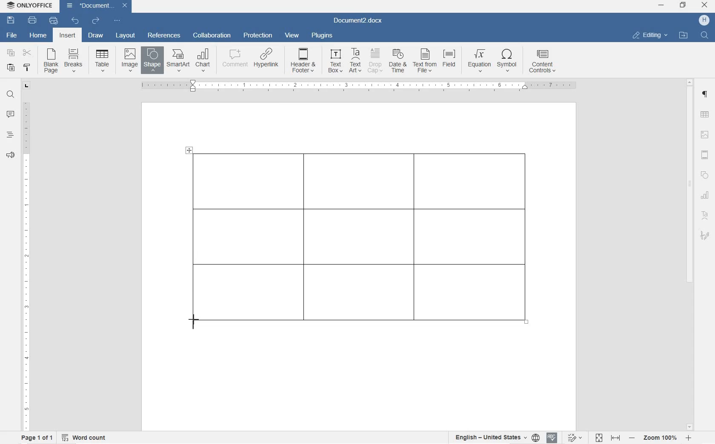 The image size is (715, 444). I want to click on view, so click(293, 36).